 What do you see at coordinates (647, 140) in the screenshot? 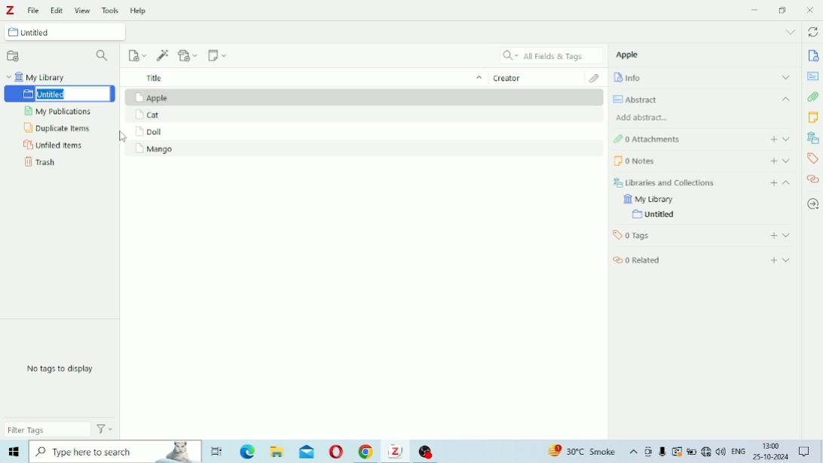
I see `Attachments` at bounding box center [647, 140].